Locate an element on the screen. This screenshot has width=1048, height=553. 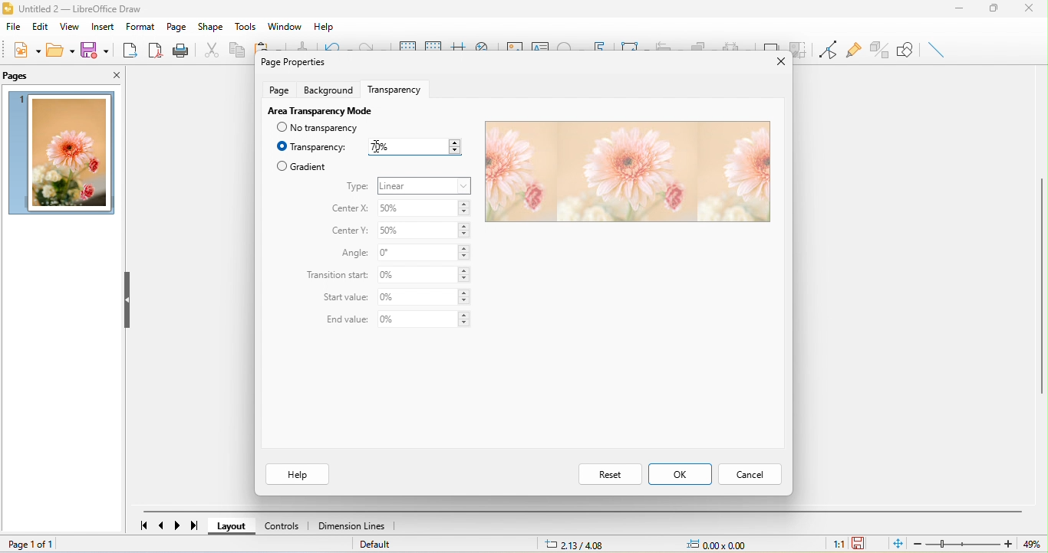
70% transparency set is located at coordinates (414, 147).